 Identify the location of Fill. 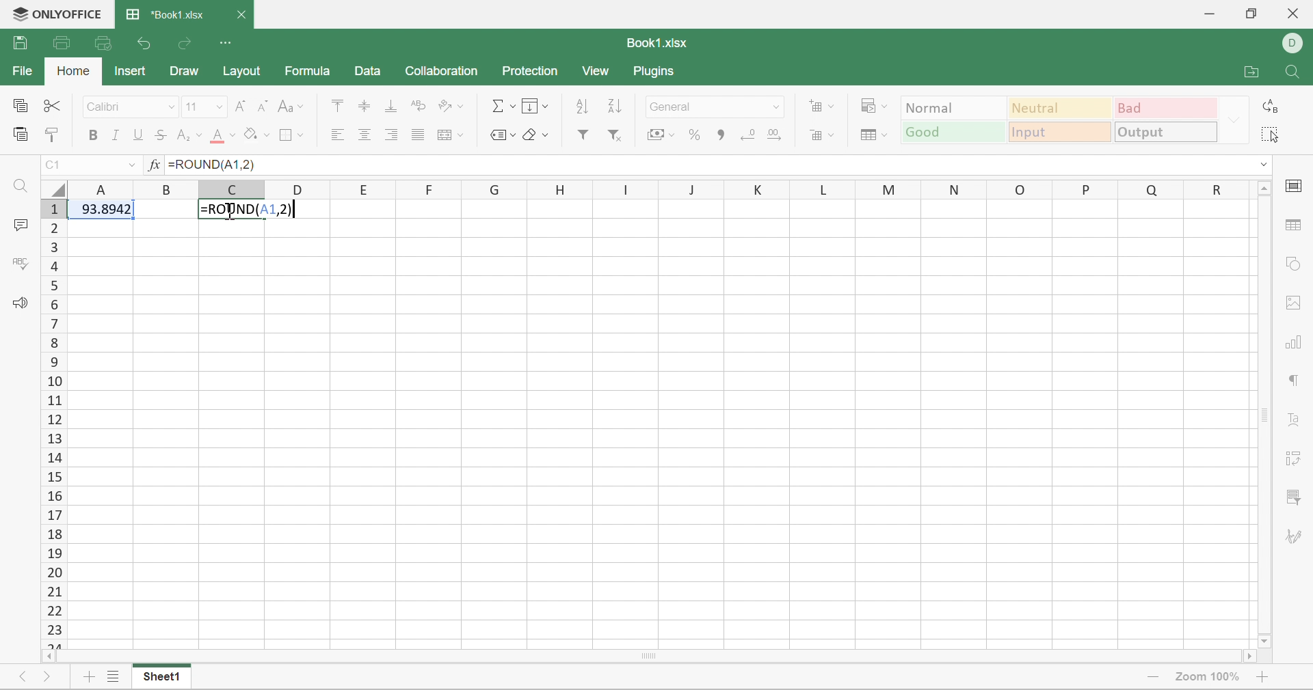
(534, 105).